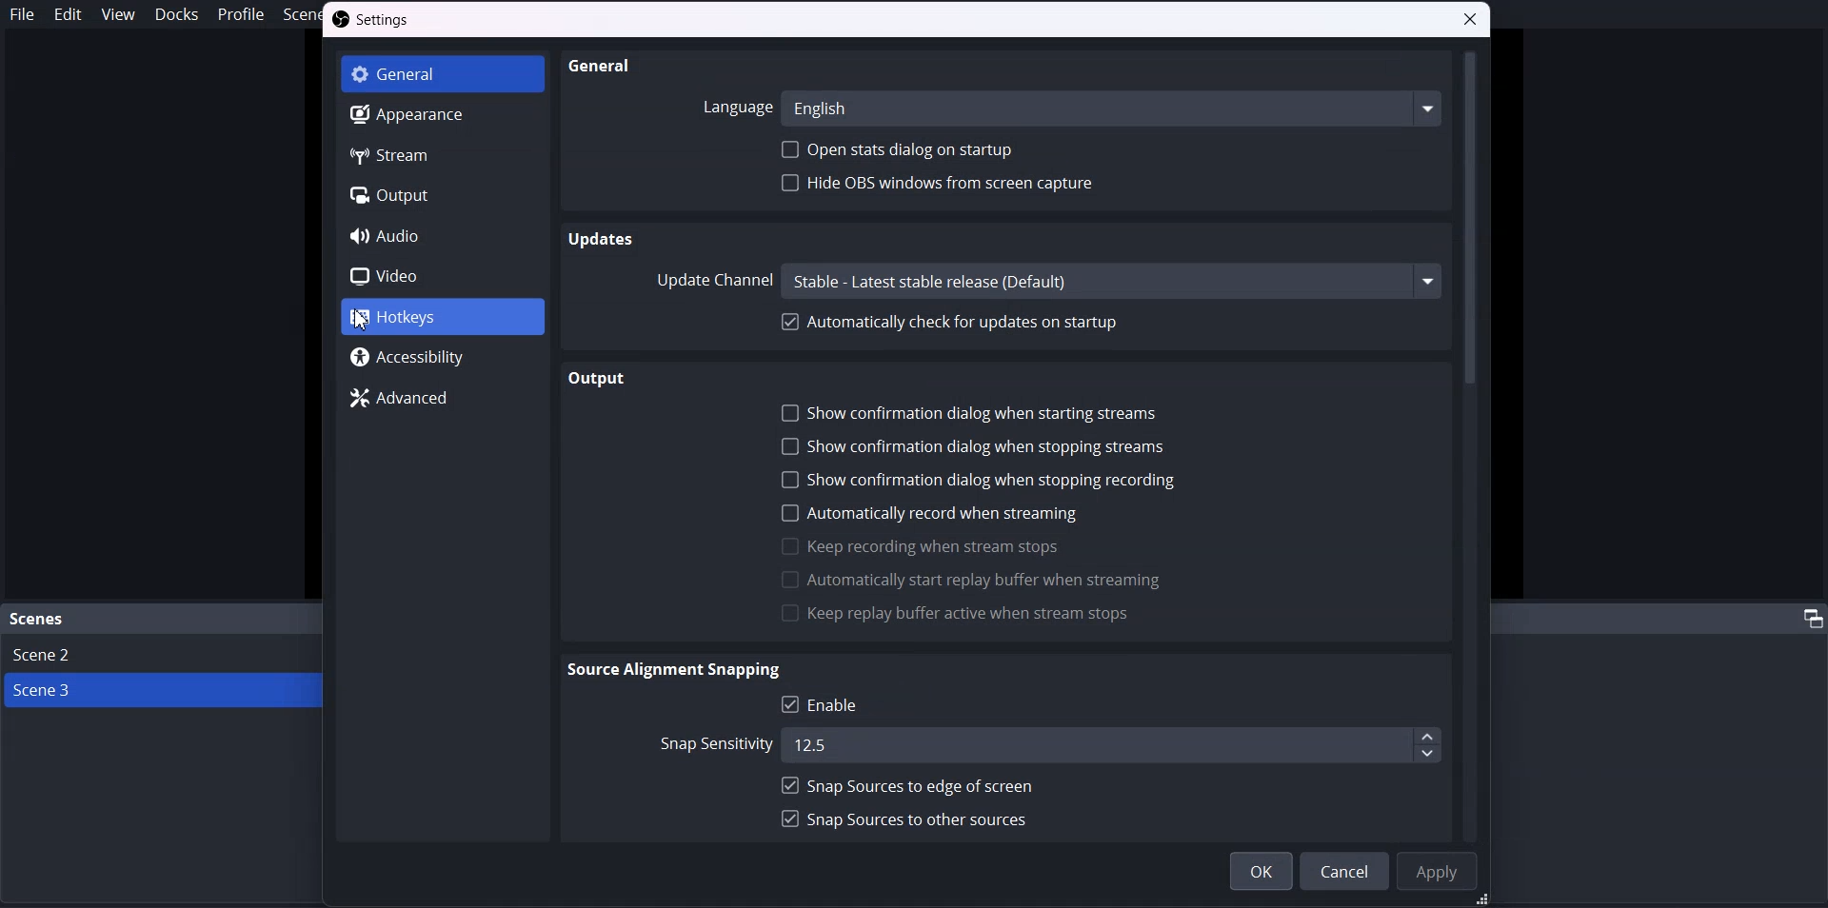  Describe the element at coordinates (1476, 21) in the screenshot. I see `Close` at that location.